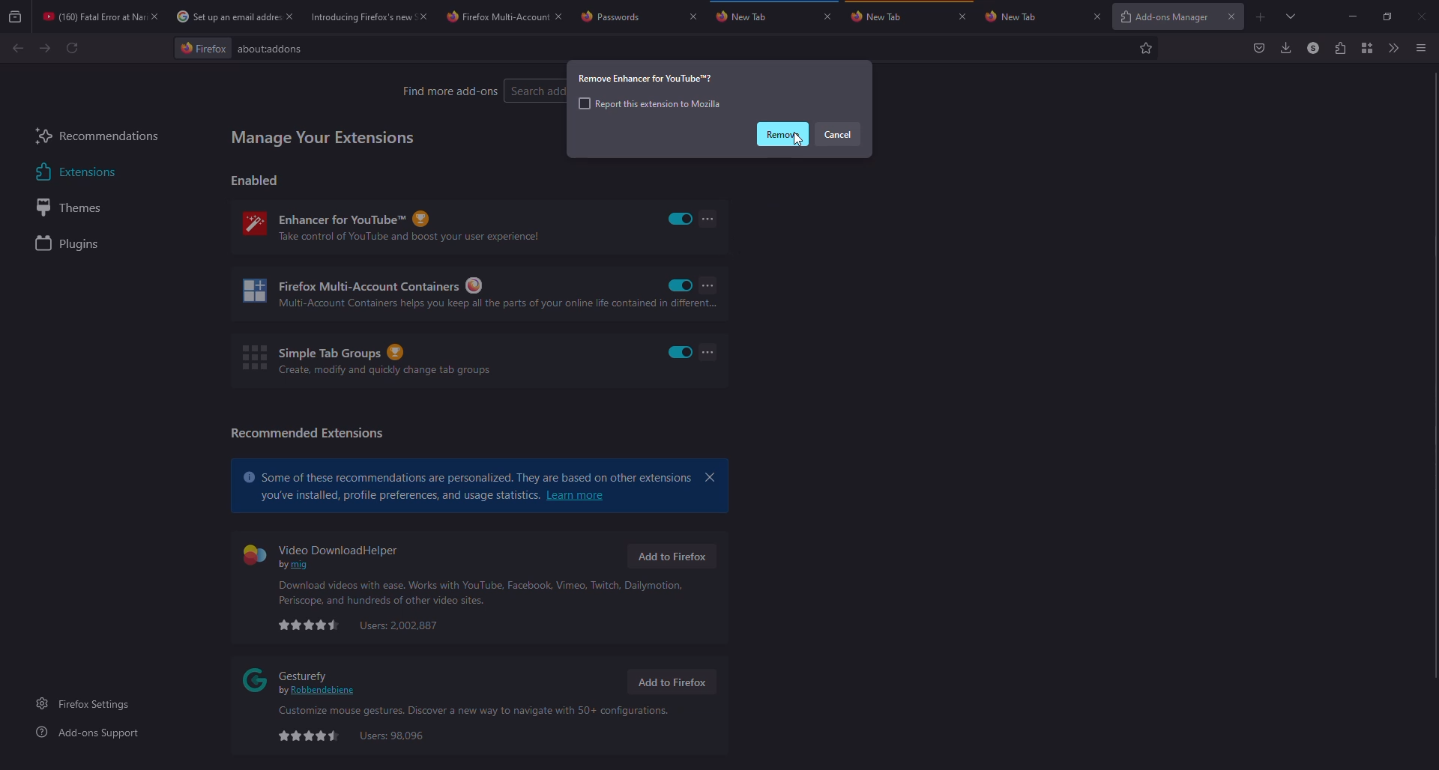  I want to click on forward, so click(45, 48).